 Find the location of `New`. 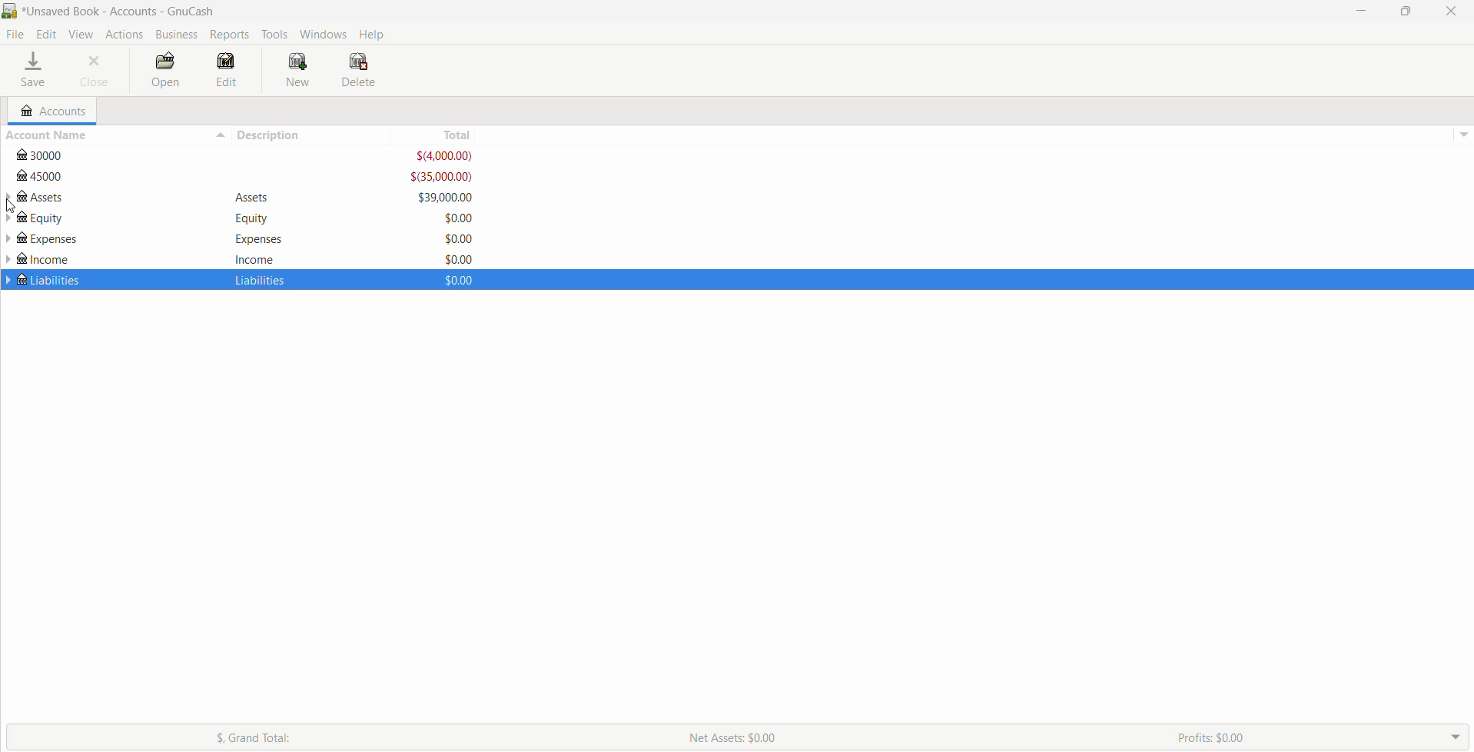

New is located at coordinates (298, 69).